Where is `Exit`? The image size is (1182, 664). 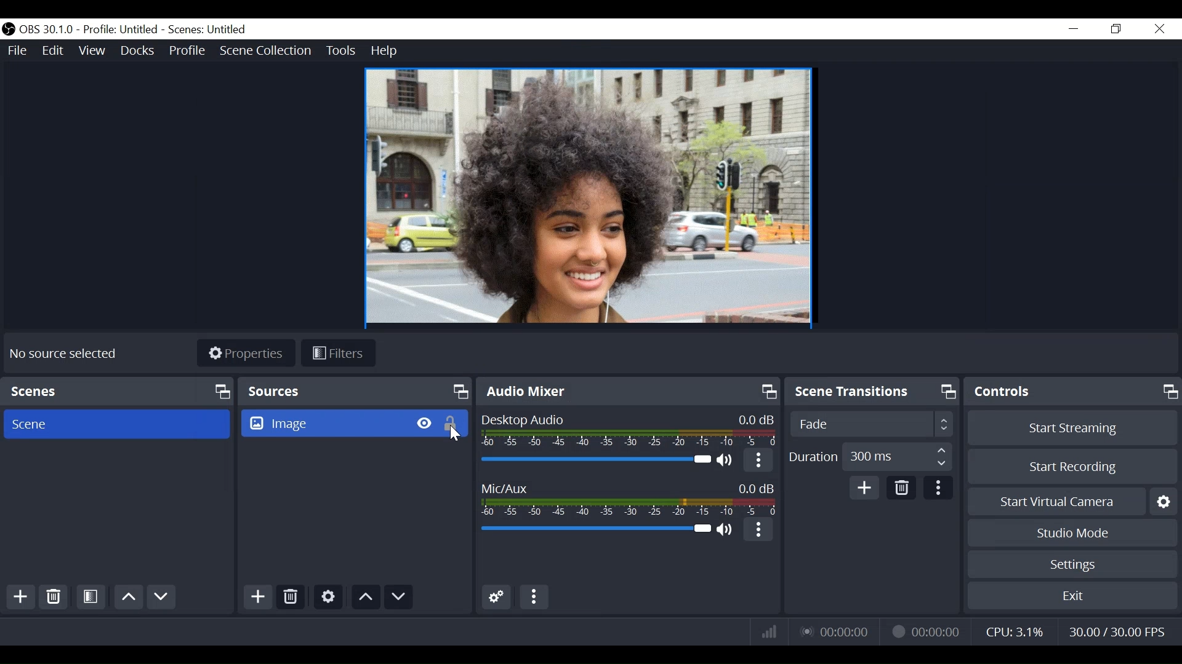 Exit is located at coordinates (1072, 596).